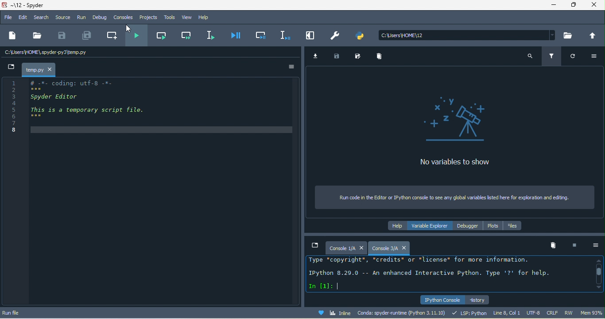 This screenshot has width=605, height=319. What do you see at coordinates (286, 36) in the screenshot?
I see `debug selection` at bounding box center [286, 36].